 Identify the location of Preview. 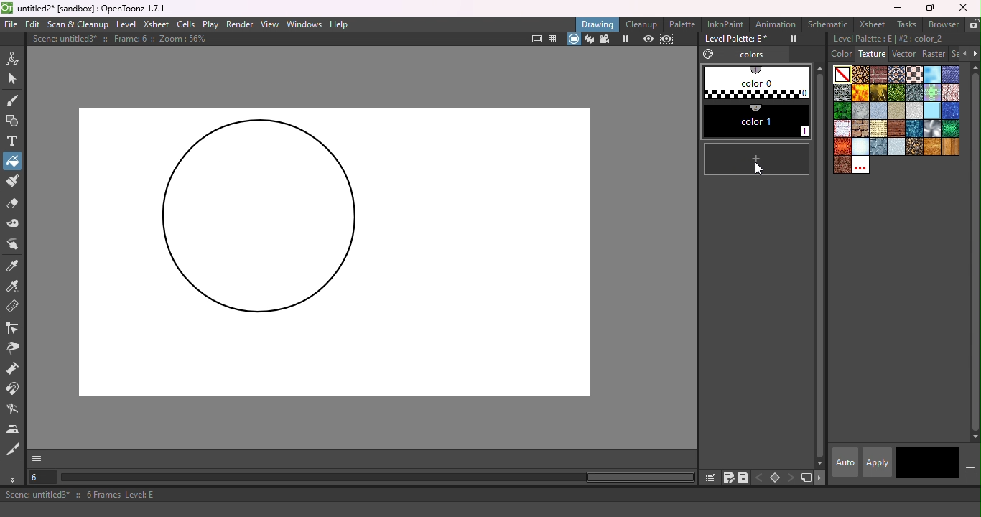
(646, 39).